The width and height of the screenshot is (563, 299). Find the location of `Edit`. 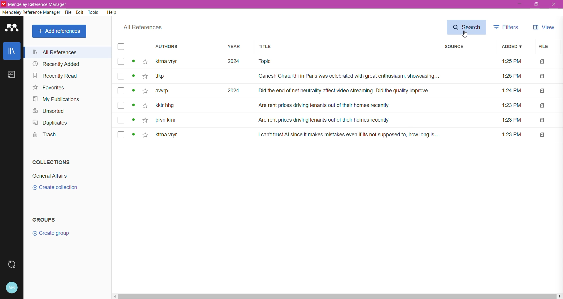

Edit is located at coordinates (80, 13).